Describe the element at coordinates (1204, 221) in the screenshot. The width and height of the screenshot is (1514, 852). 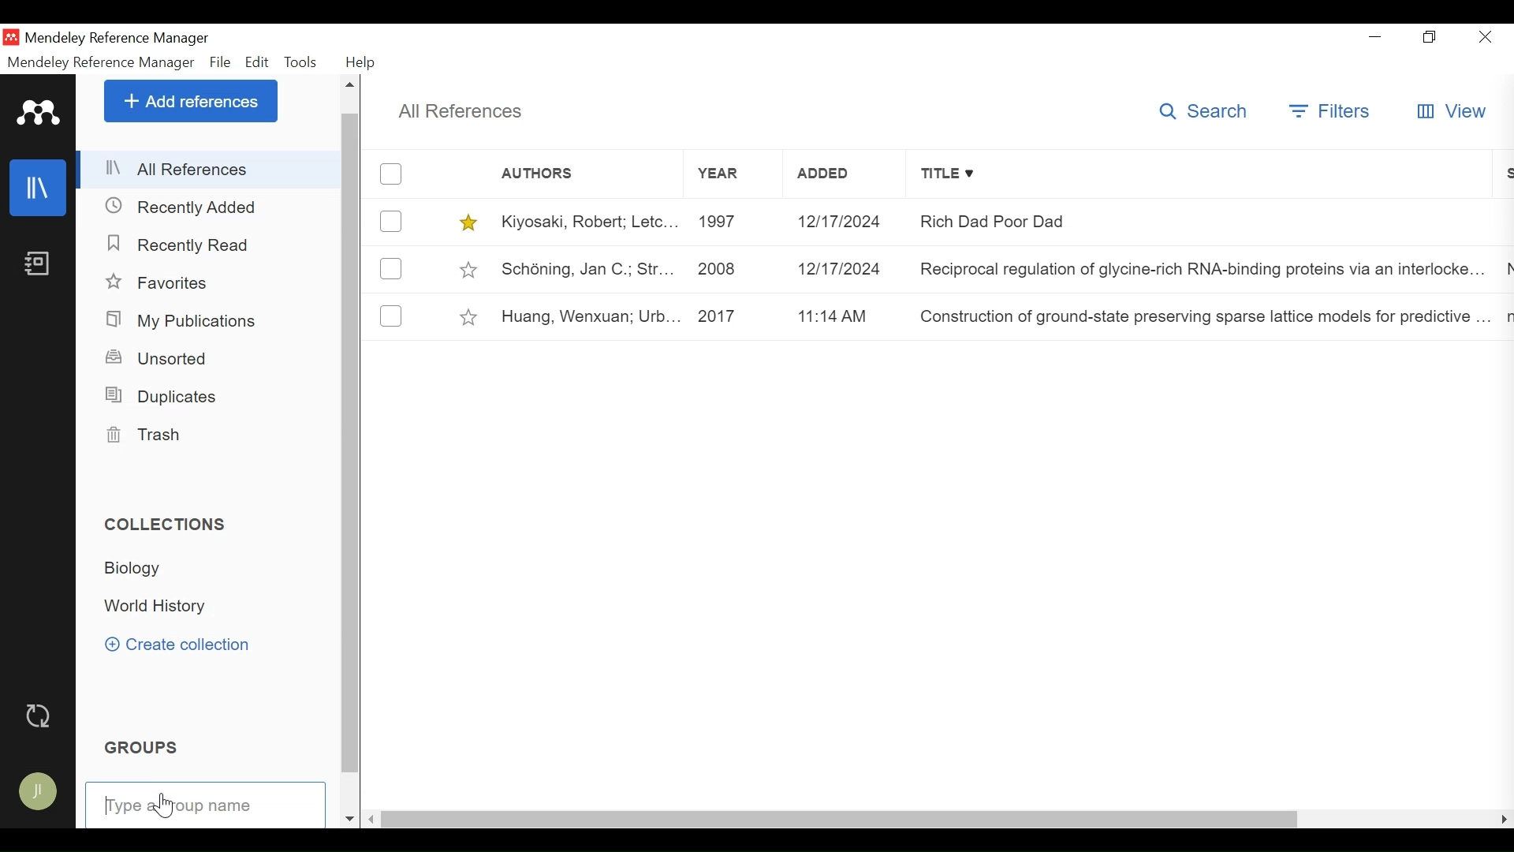
I see `Rich Dad Poor Dad` at that location.